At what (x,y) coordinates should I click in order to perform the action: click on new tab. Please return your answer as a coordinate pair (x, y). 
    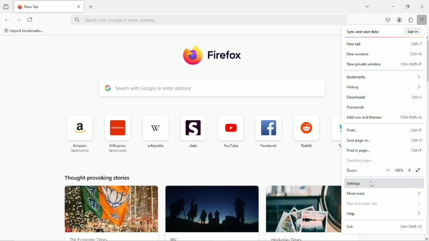
    Looking at the image, I should click on (372, 44).